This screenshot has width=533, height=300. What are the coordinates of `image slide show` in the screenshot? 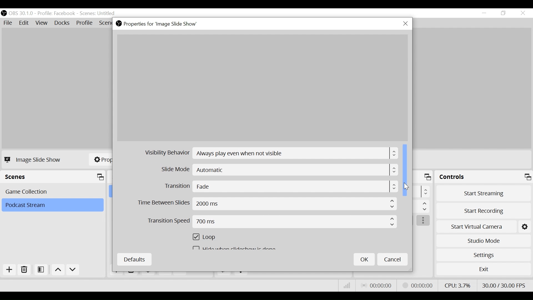 It's located at (34, 159).